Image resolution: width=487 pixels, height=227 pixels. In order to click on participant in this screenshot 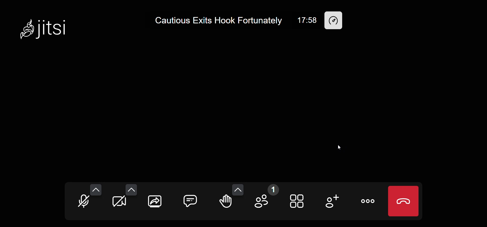, I will do `click(265, 198)`.